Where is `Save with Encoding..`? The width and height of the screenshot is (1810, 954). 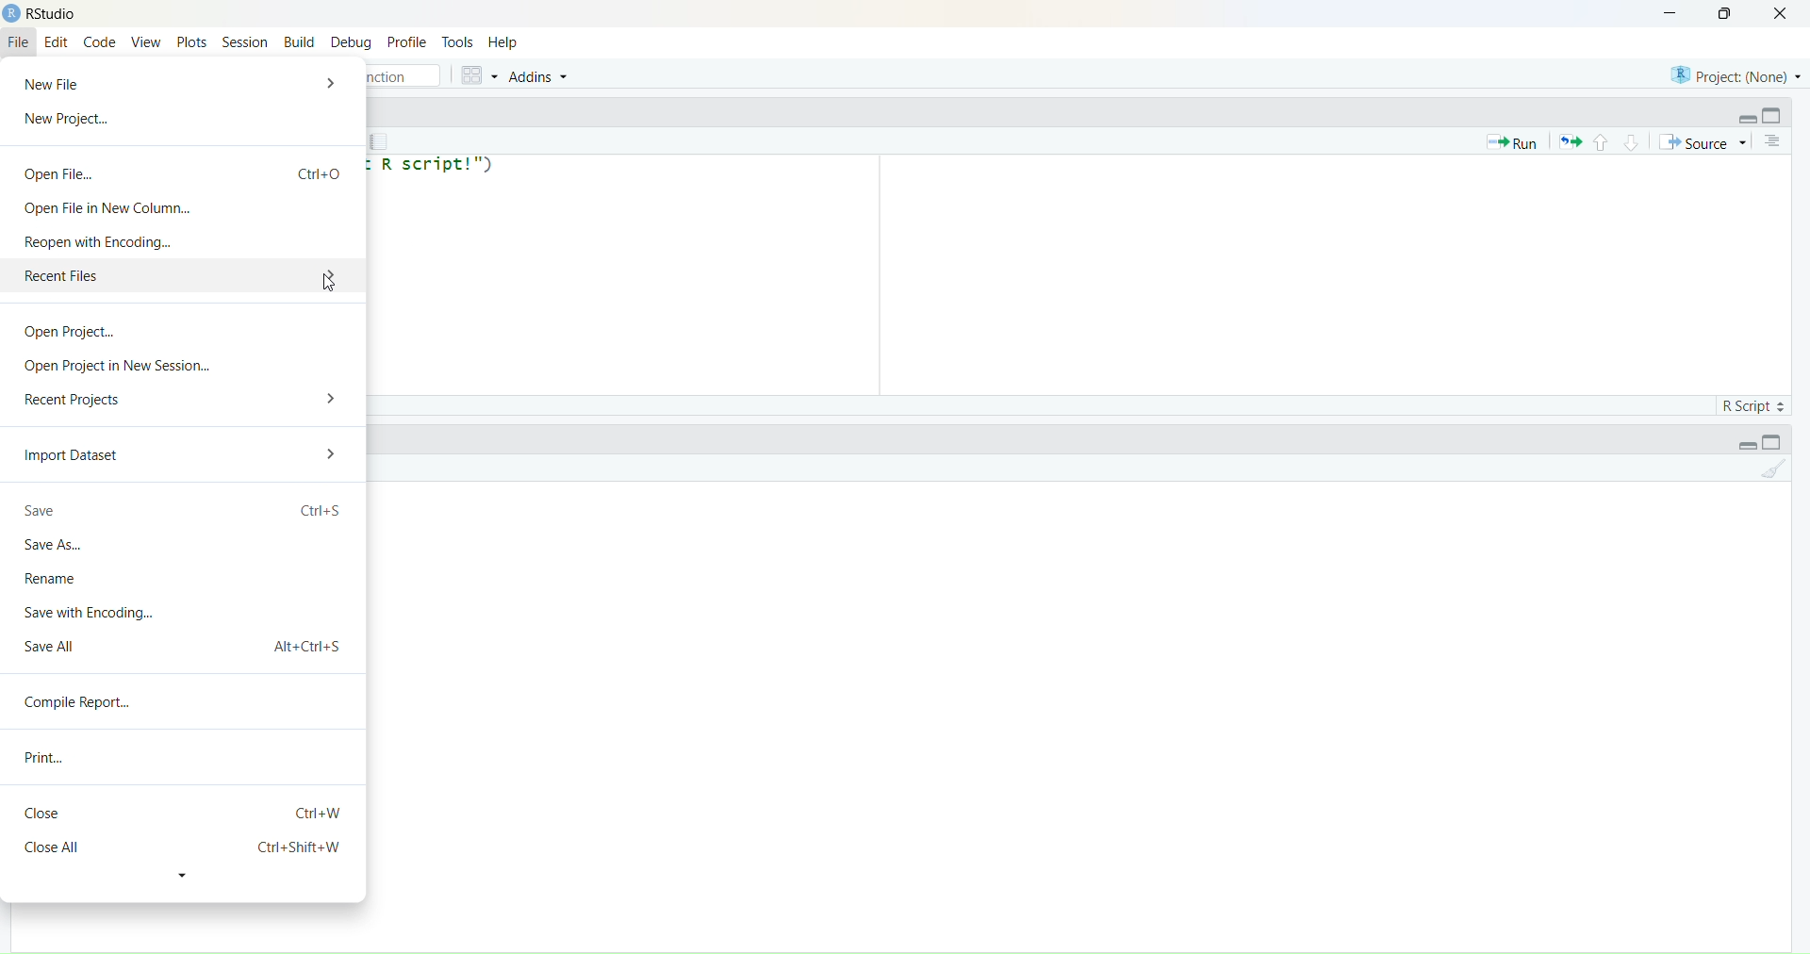 Save with Encoding.. is located at coordinates (89, 611).